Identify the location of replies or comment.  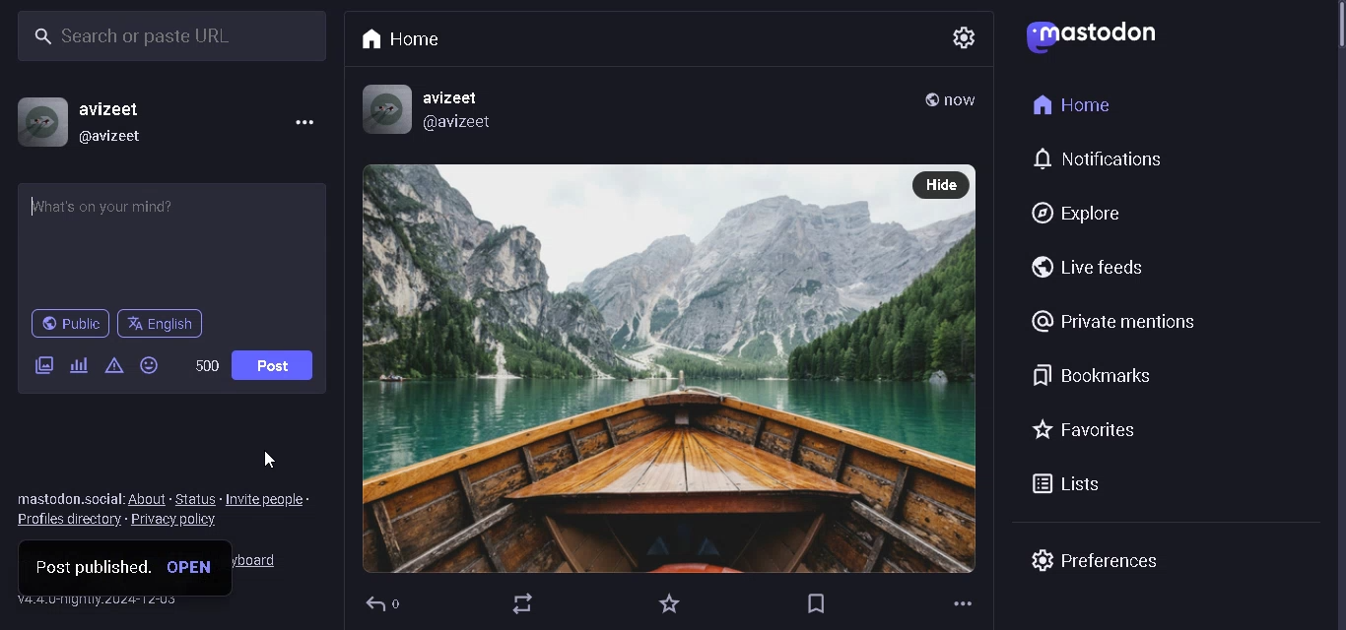
(388, 607).